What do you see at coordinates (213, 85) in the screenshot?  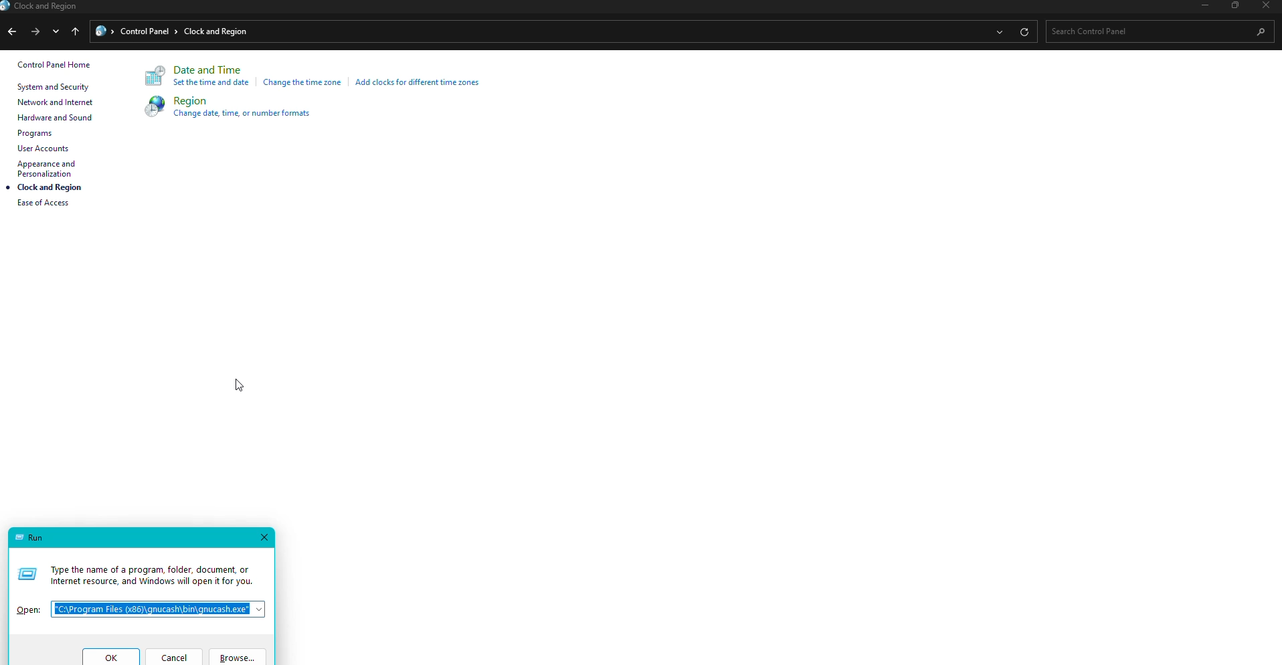 I see `Set time and date` at bounding box center [213, 85].